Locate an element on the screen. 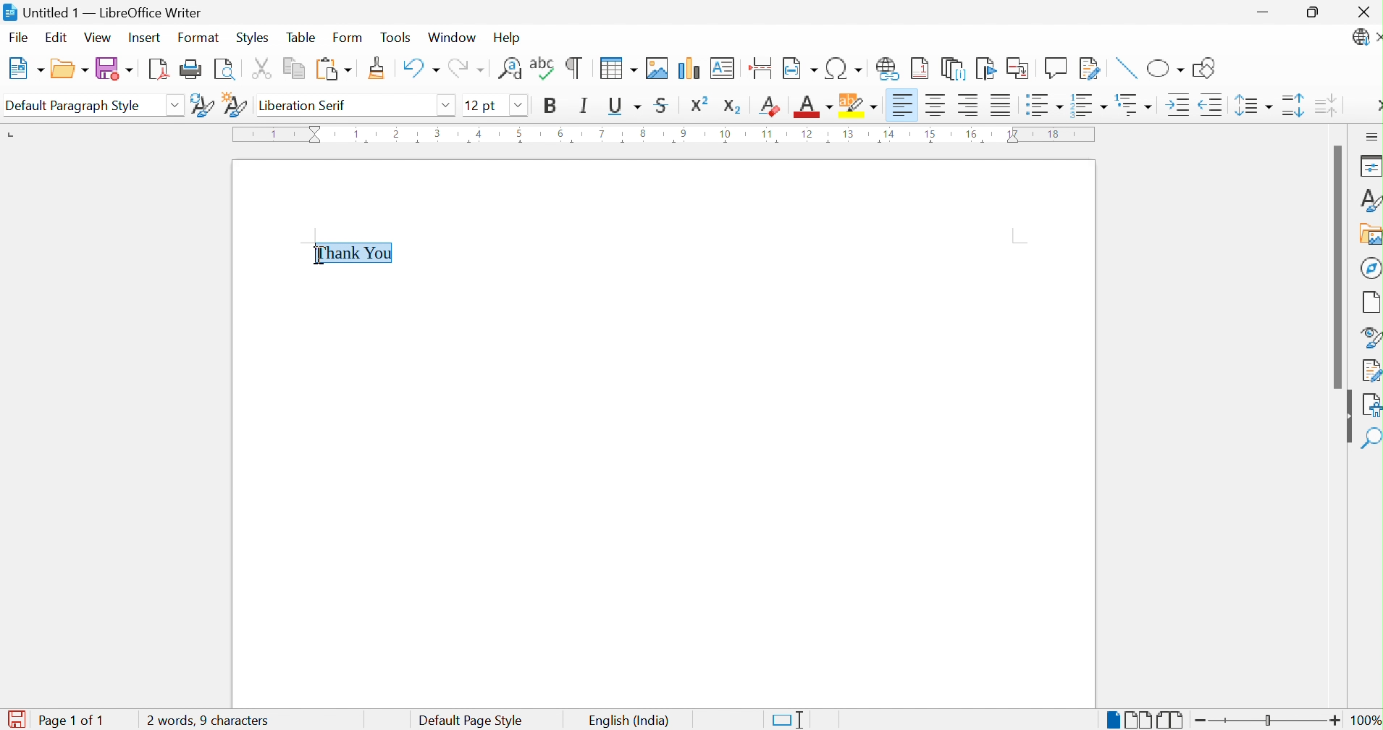 The width and height of the screenshot is (1383, 730). Toggle Formatting Marks is located at coordinates (576, 67).